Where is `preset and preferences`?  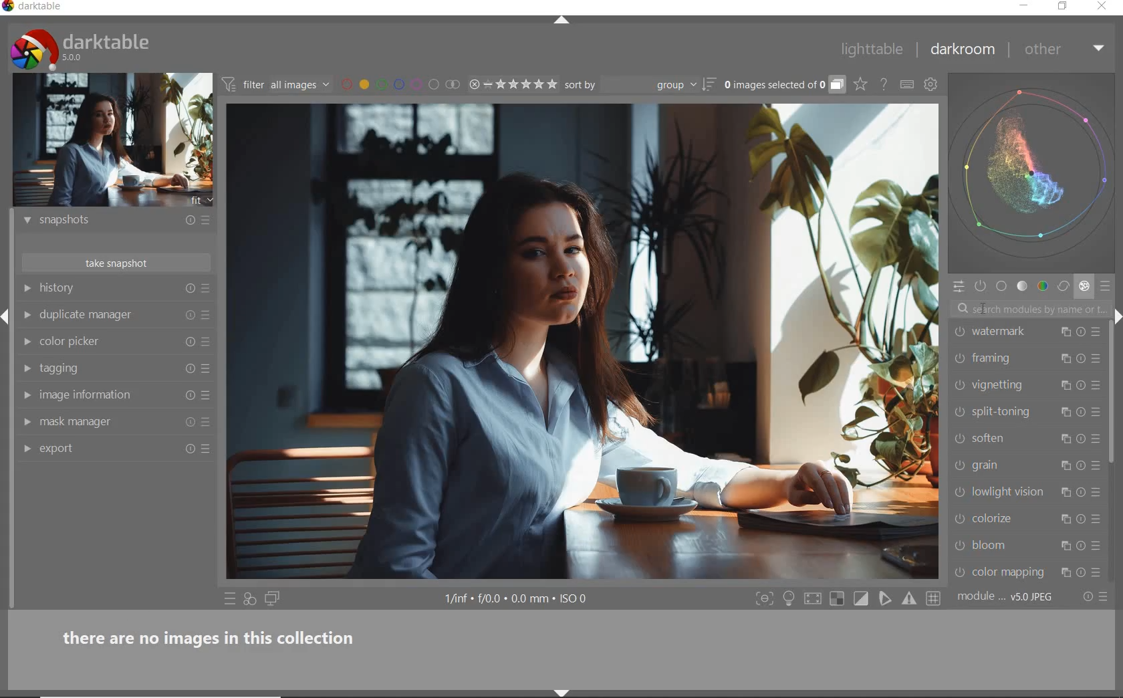
preset and preferences is located at coordinates (208, 369).